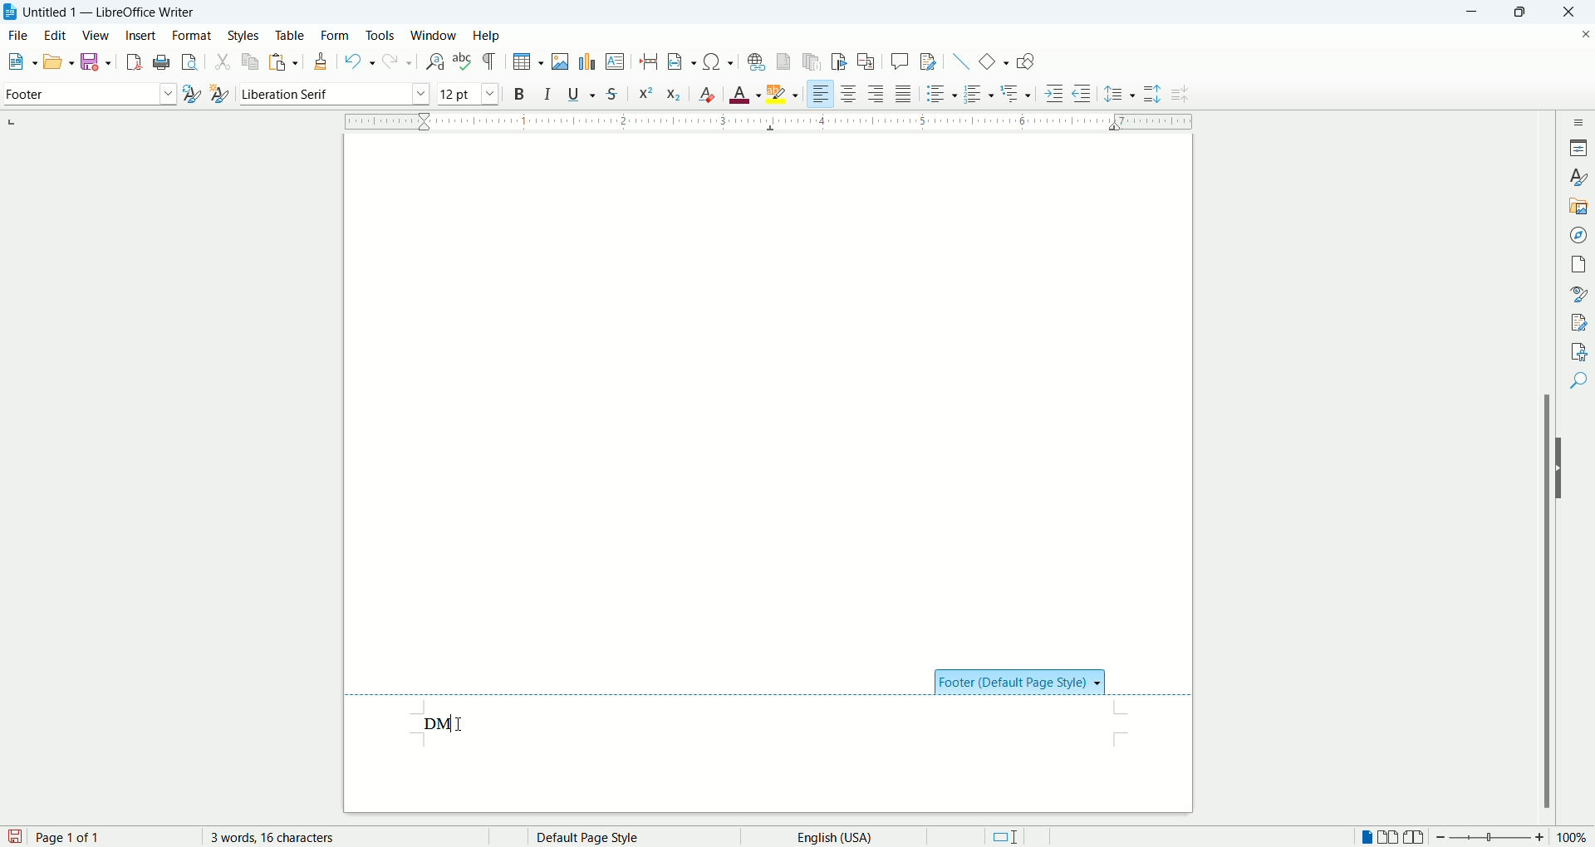 This screenshot has width=1595, height=847. What do you see at coordinates (1020, 681) in the screenshot?
I see `footer style` at bounding box center [1020, 681].